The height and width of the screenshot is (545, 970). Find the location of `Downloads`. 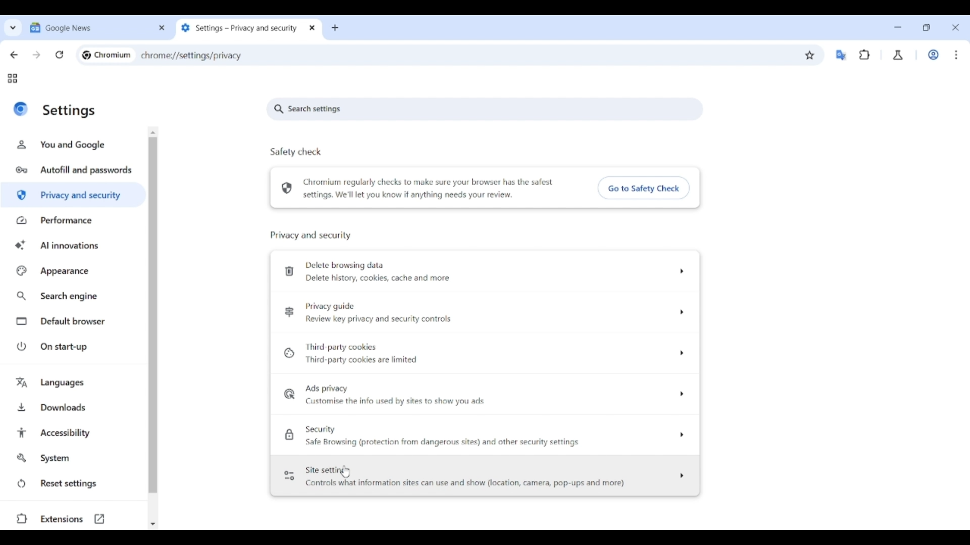

Downloads is located at coordinates (74, 406).